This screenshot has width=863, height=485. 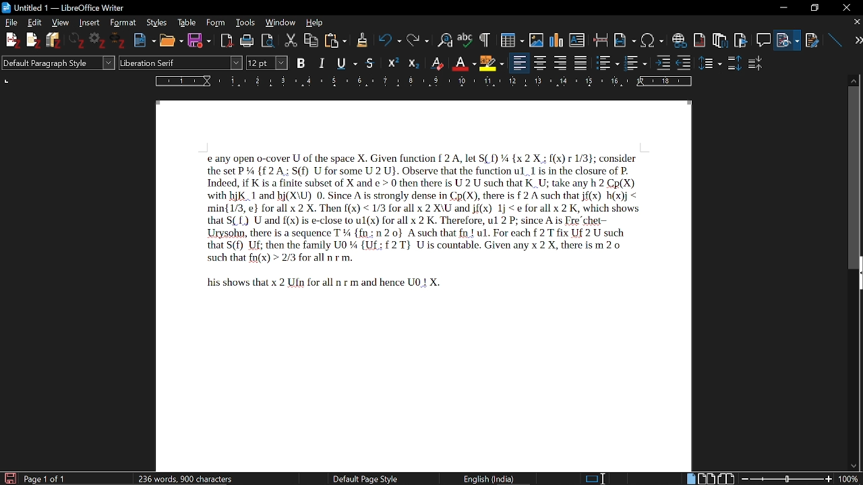 I want to click on Format, so click(x=121, y=22).